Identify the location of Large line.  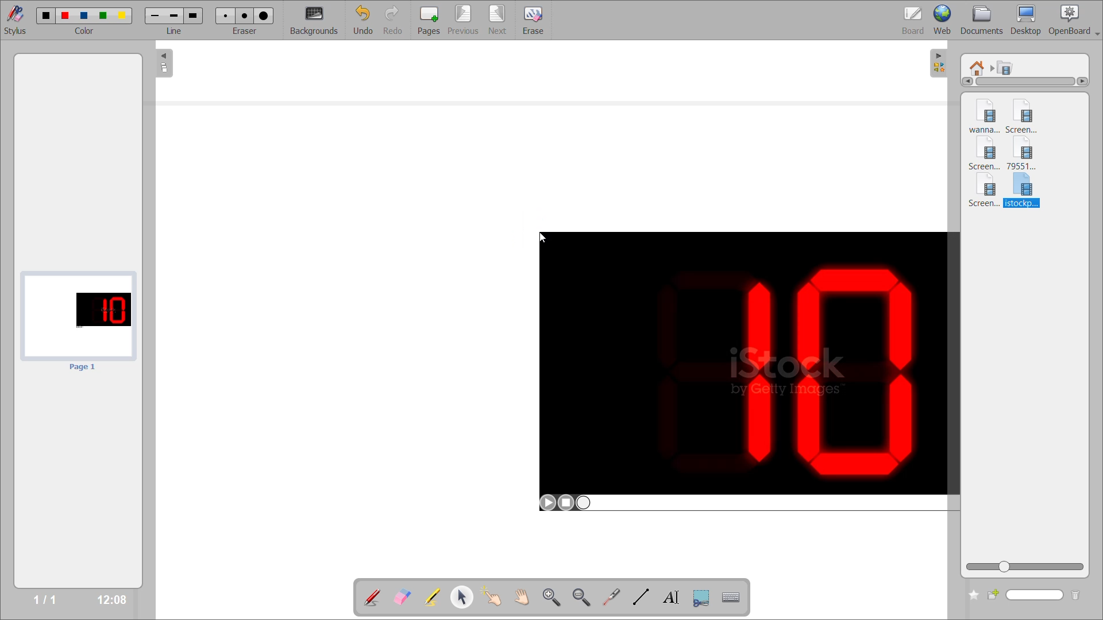
(195, 14).